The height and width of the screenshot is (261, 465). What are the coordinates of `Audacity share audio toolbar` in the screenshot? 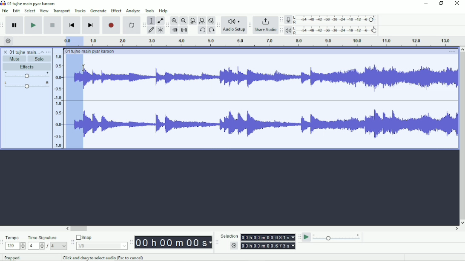 It's located at (250, 26).